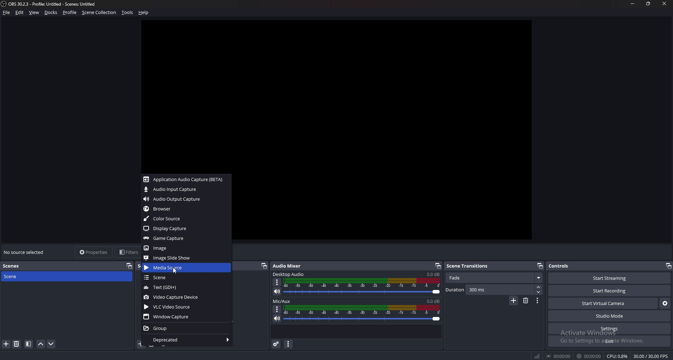 This screenshot has height=360, width=673. I want to click on Remove configurable transitions, so click(526, 300).